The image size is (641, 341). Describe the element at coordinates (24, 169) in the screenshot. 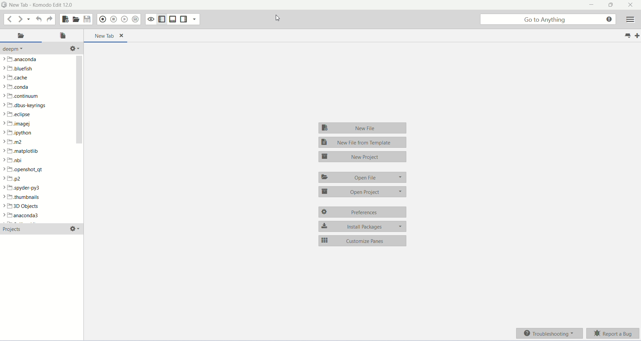

I see `openshot` at that location.